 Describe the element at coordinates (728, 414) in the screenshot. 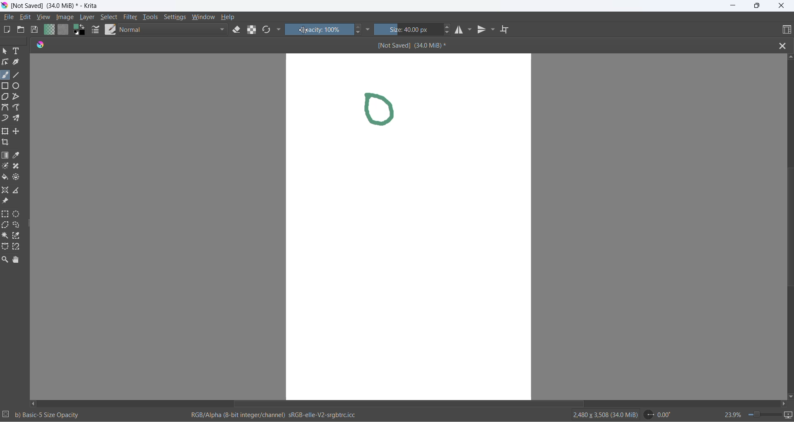

I see `zoom percentage` at that location.